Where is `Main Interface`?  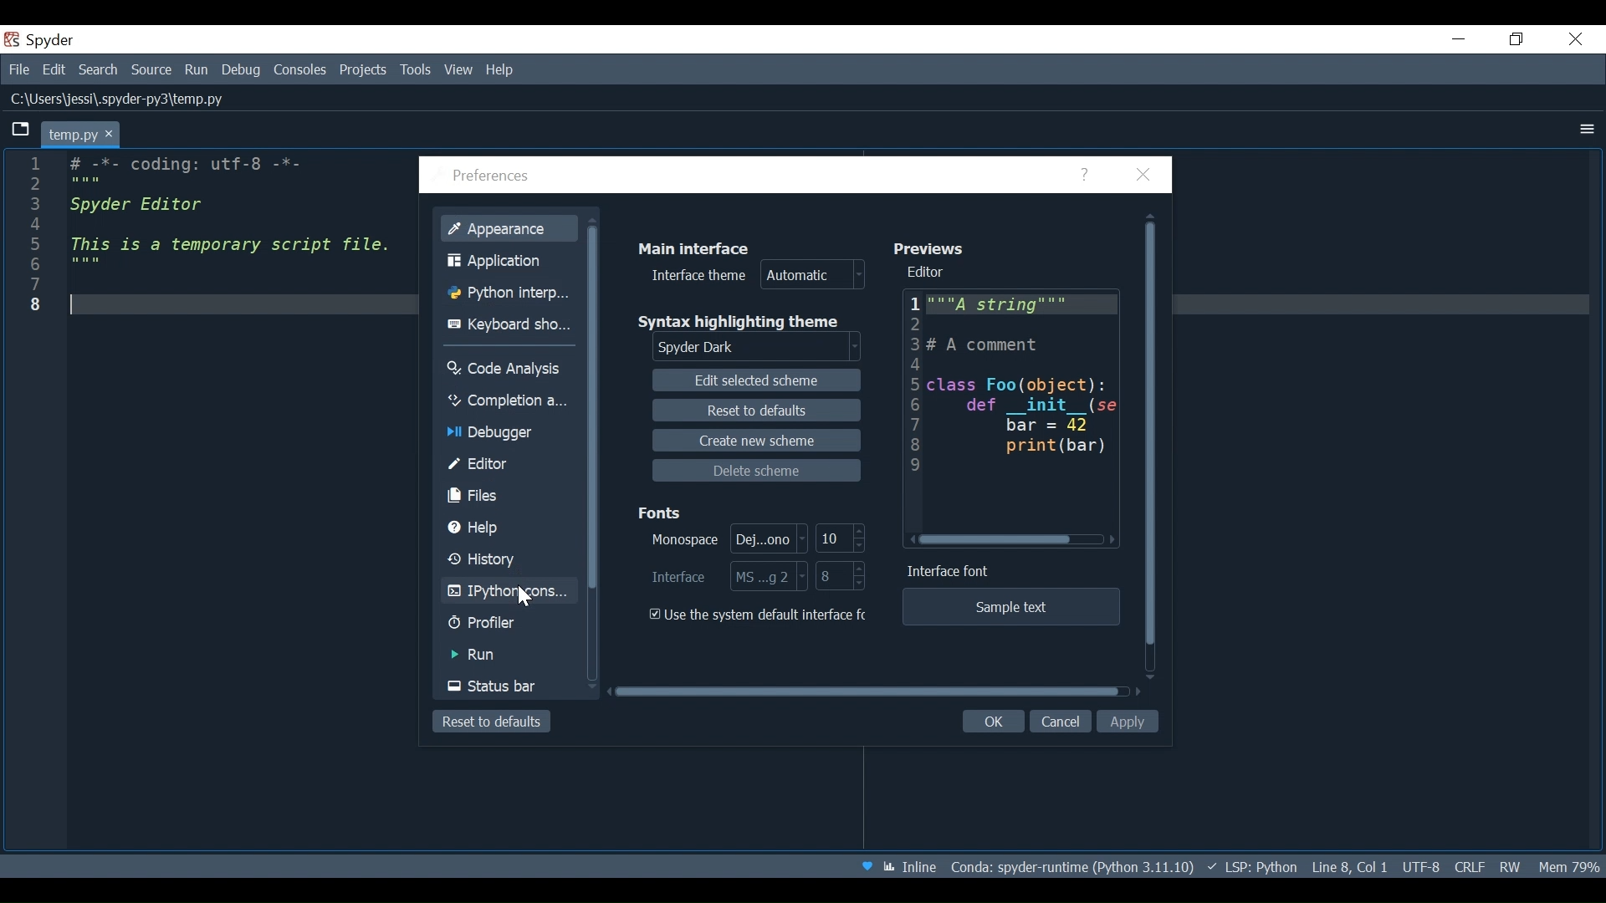
Main Interface is located at coordinates (694, 247).